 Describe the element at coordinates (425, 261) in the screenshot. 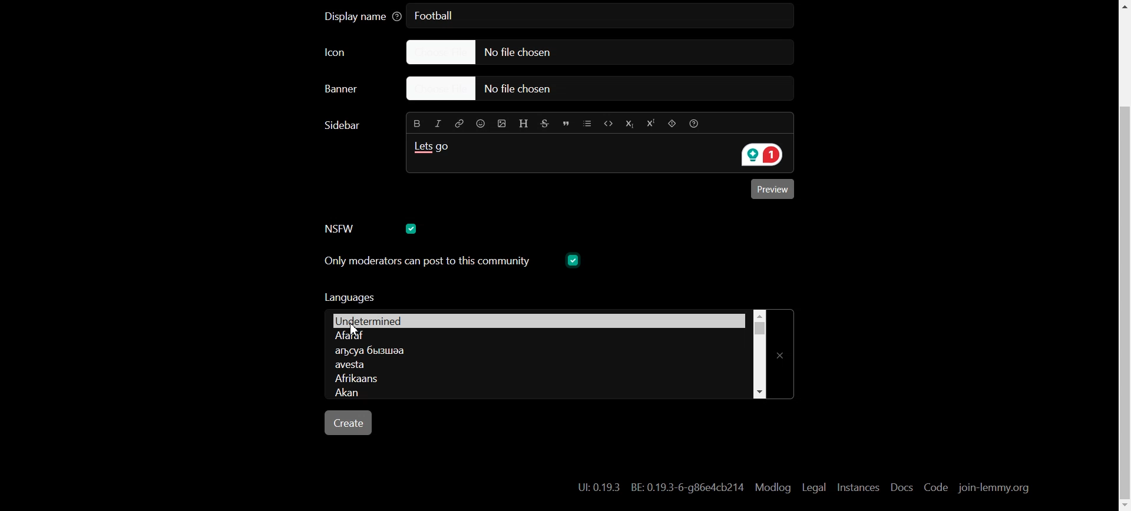

I see `Enable post to community` at that location.